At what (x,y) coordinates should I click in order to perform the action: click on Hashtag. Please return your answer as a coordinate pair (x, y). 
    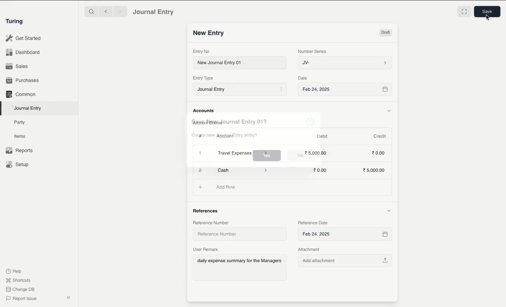
    Looking at the image, I should click on (201, 136).